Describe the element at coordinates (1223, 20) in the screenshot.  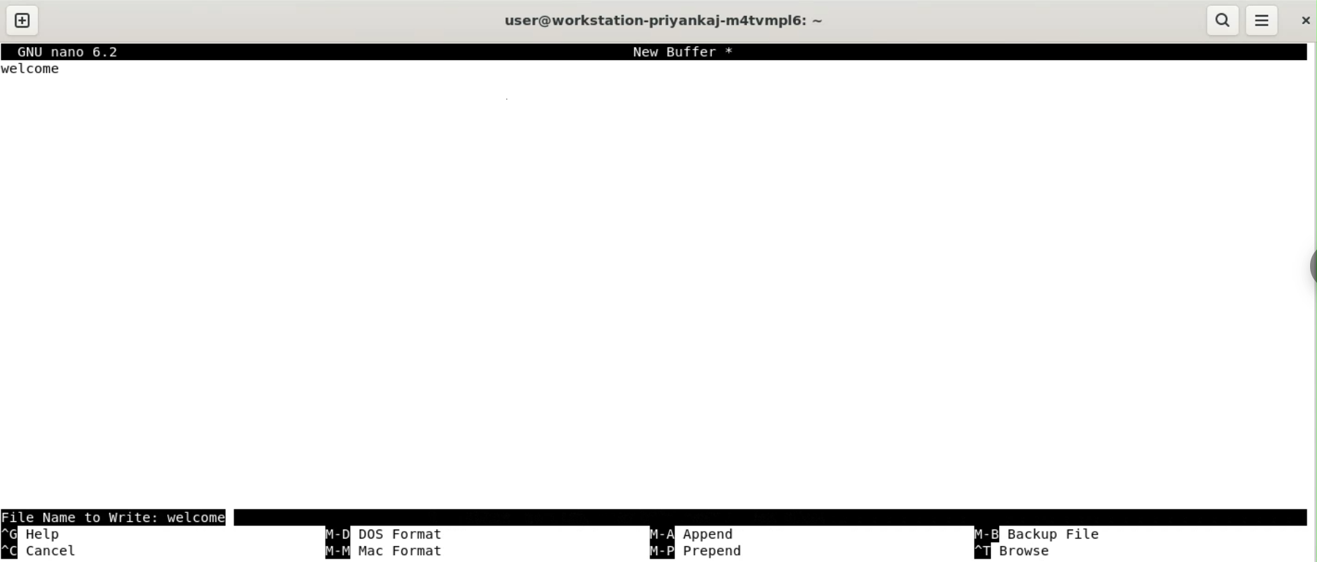
I see `search` at that location.